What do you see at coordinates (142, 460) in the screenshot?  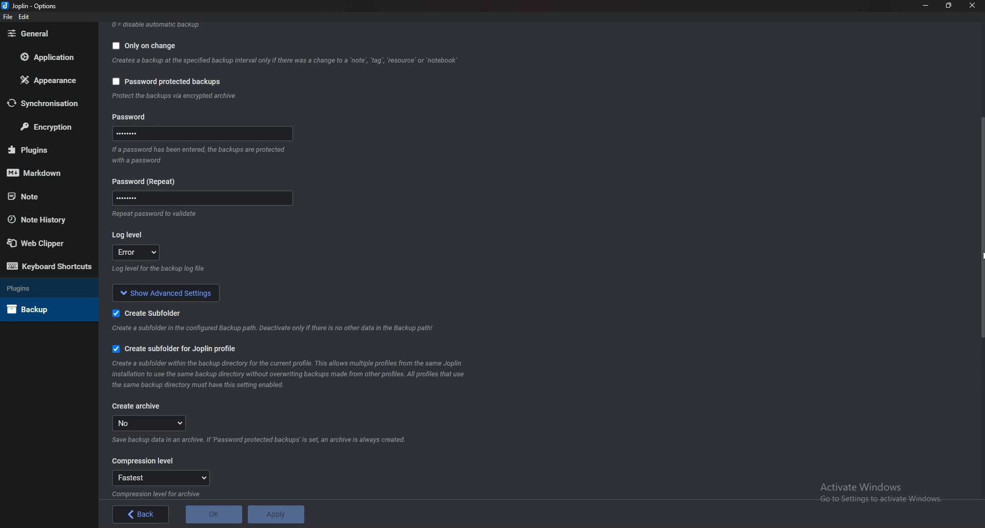 I see `Compression level` at bounding box center [142, 460].